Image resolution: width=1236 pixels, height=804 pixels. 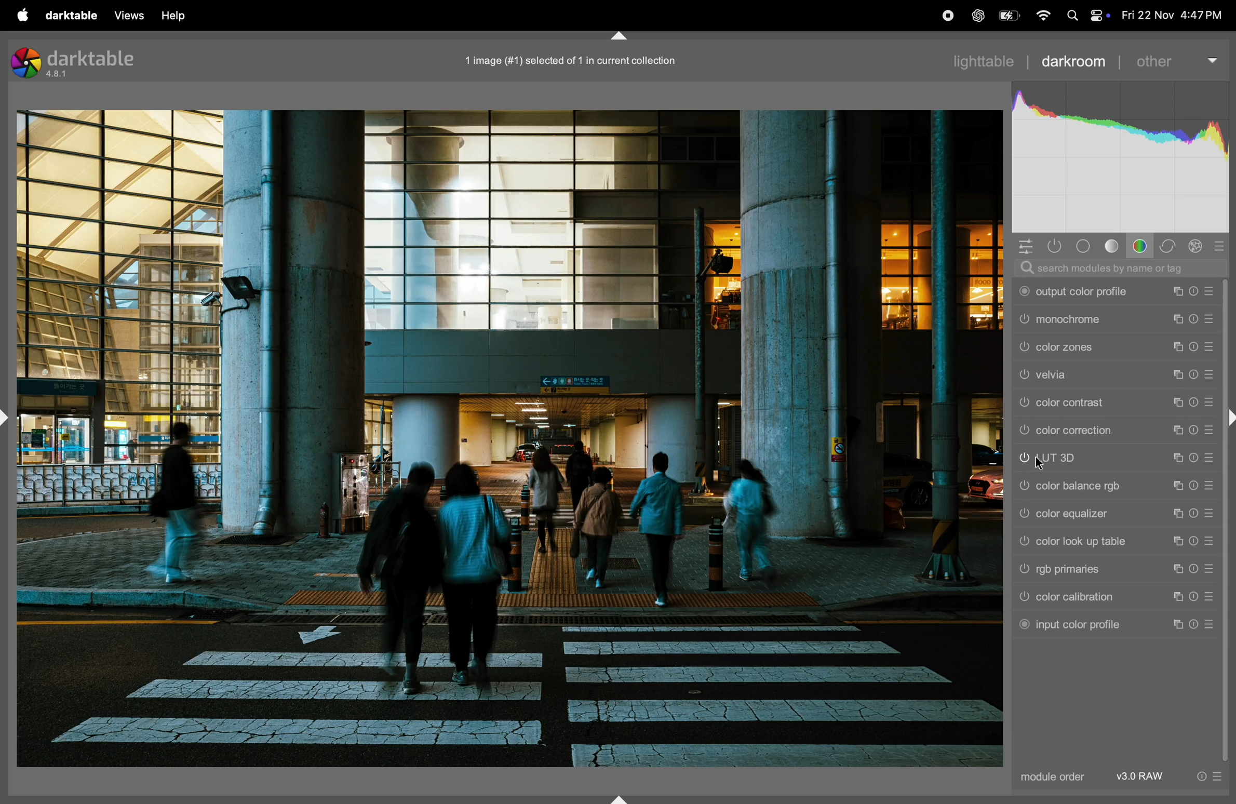 What do you see at coordinates (1040, 465) in the screenshot?
I see `cursor` at bounding box center [1040, 465].